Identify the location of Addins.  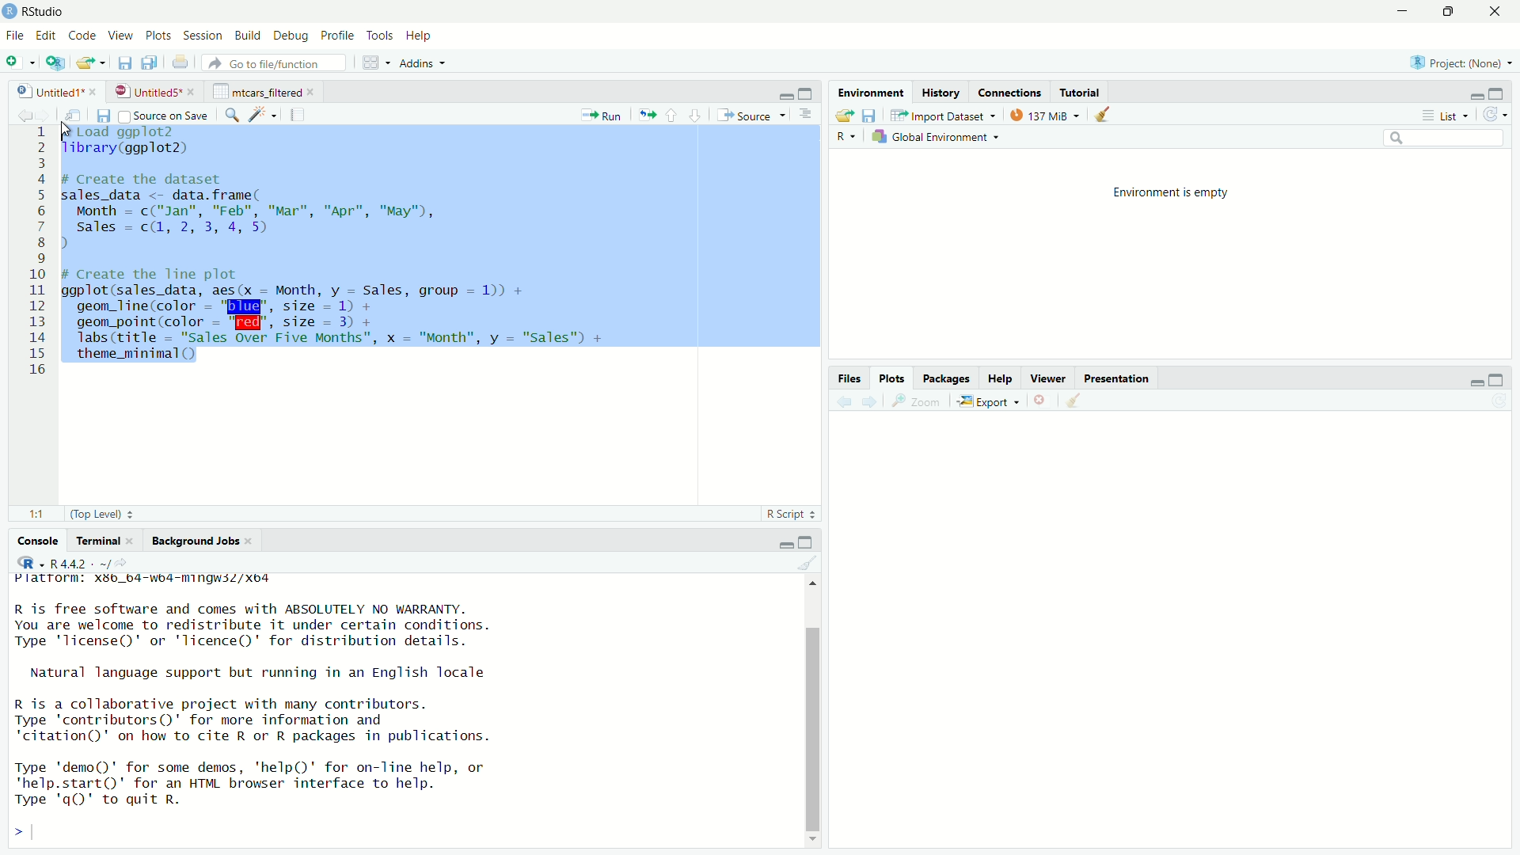
(416, 63).